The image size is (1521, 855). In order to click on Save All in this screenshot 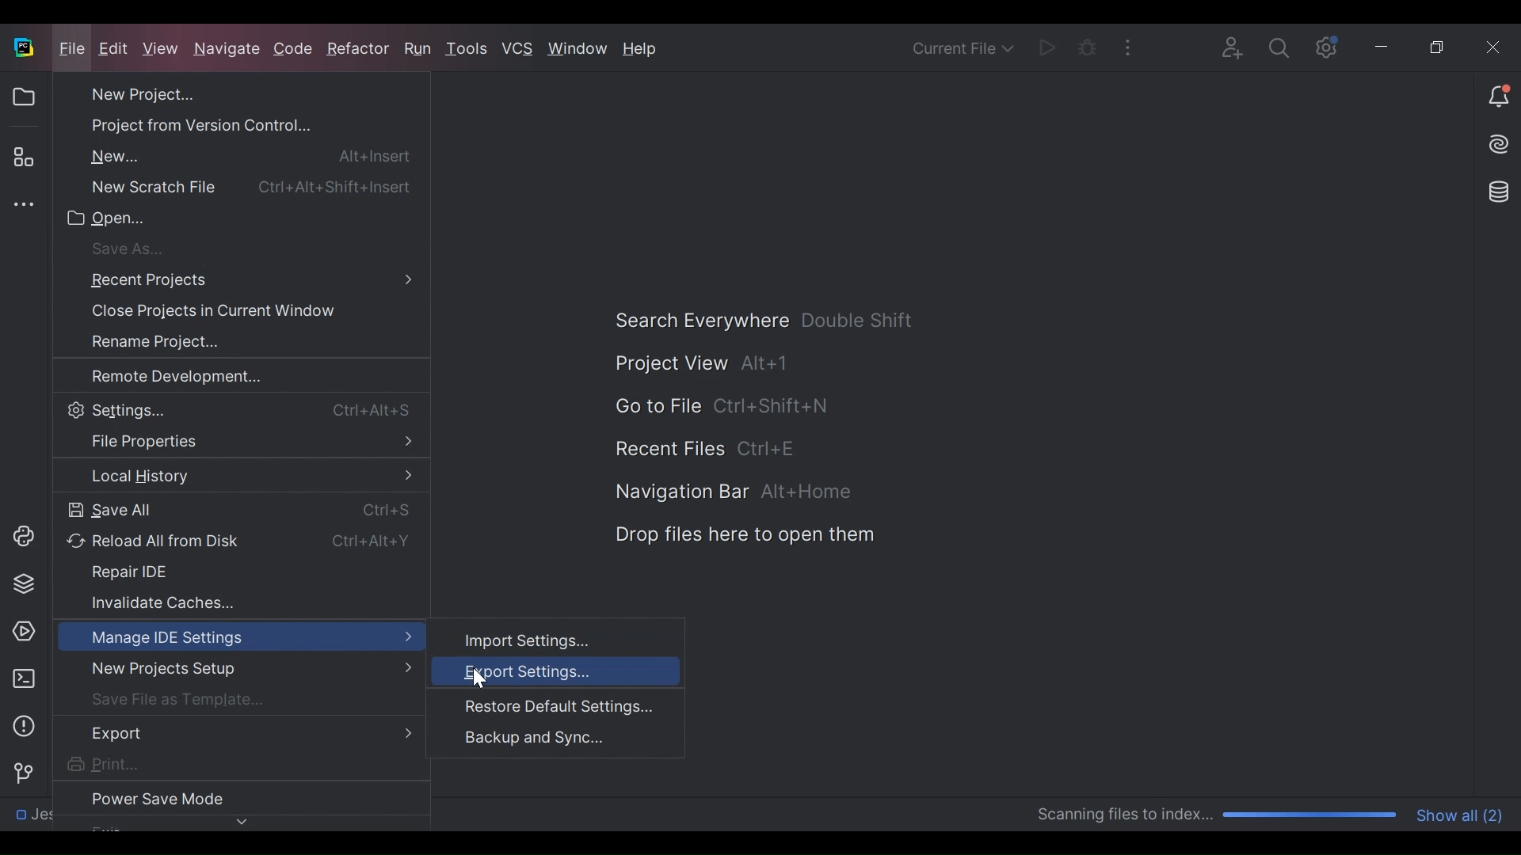, I will do `click(231, 509)`.